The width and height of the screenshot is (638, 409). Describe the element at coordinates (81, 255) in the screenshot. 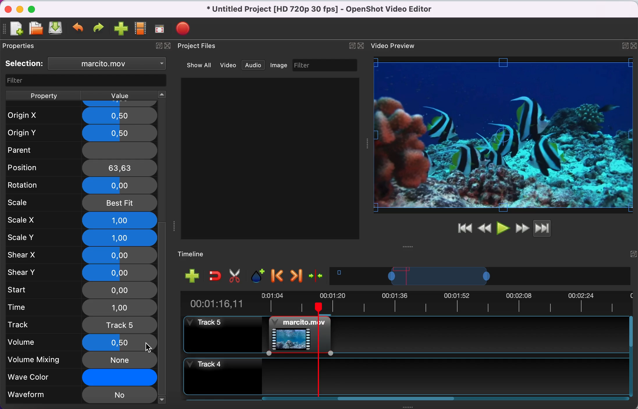

I see `shear x 0` at that location.